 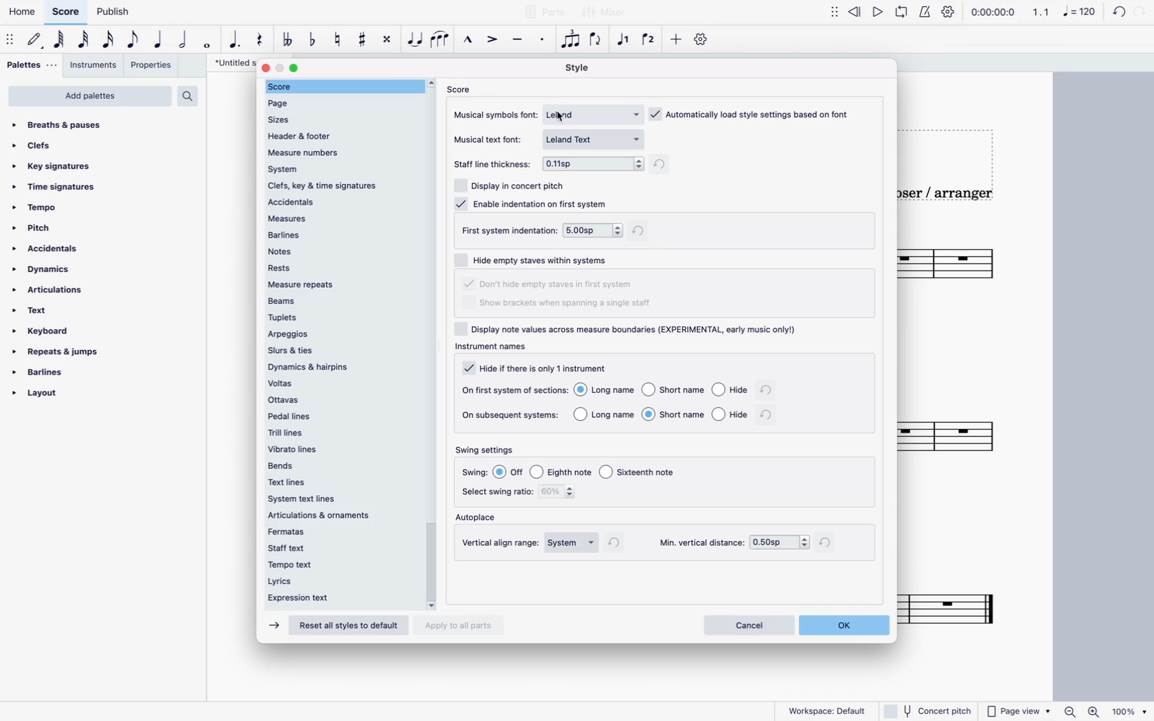 What do you see at coordinates (464, 627) in the screenshot?
I see `apply to all parts` at bounding box center [464, 627].